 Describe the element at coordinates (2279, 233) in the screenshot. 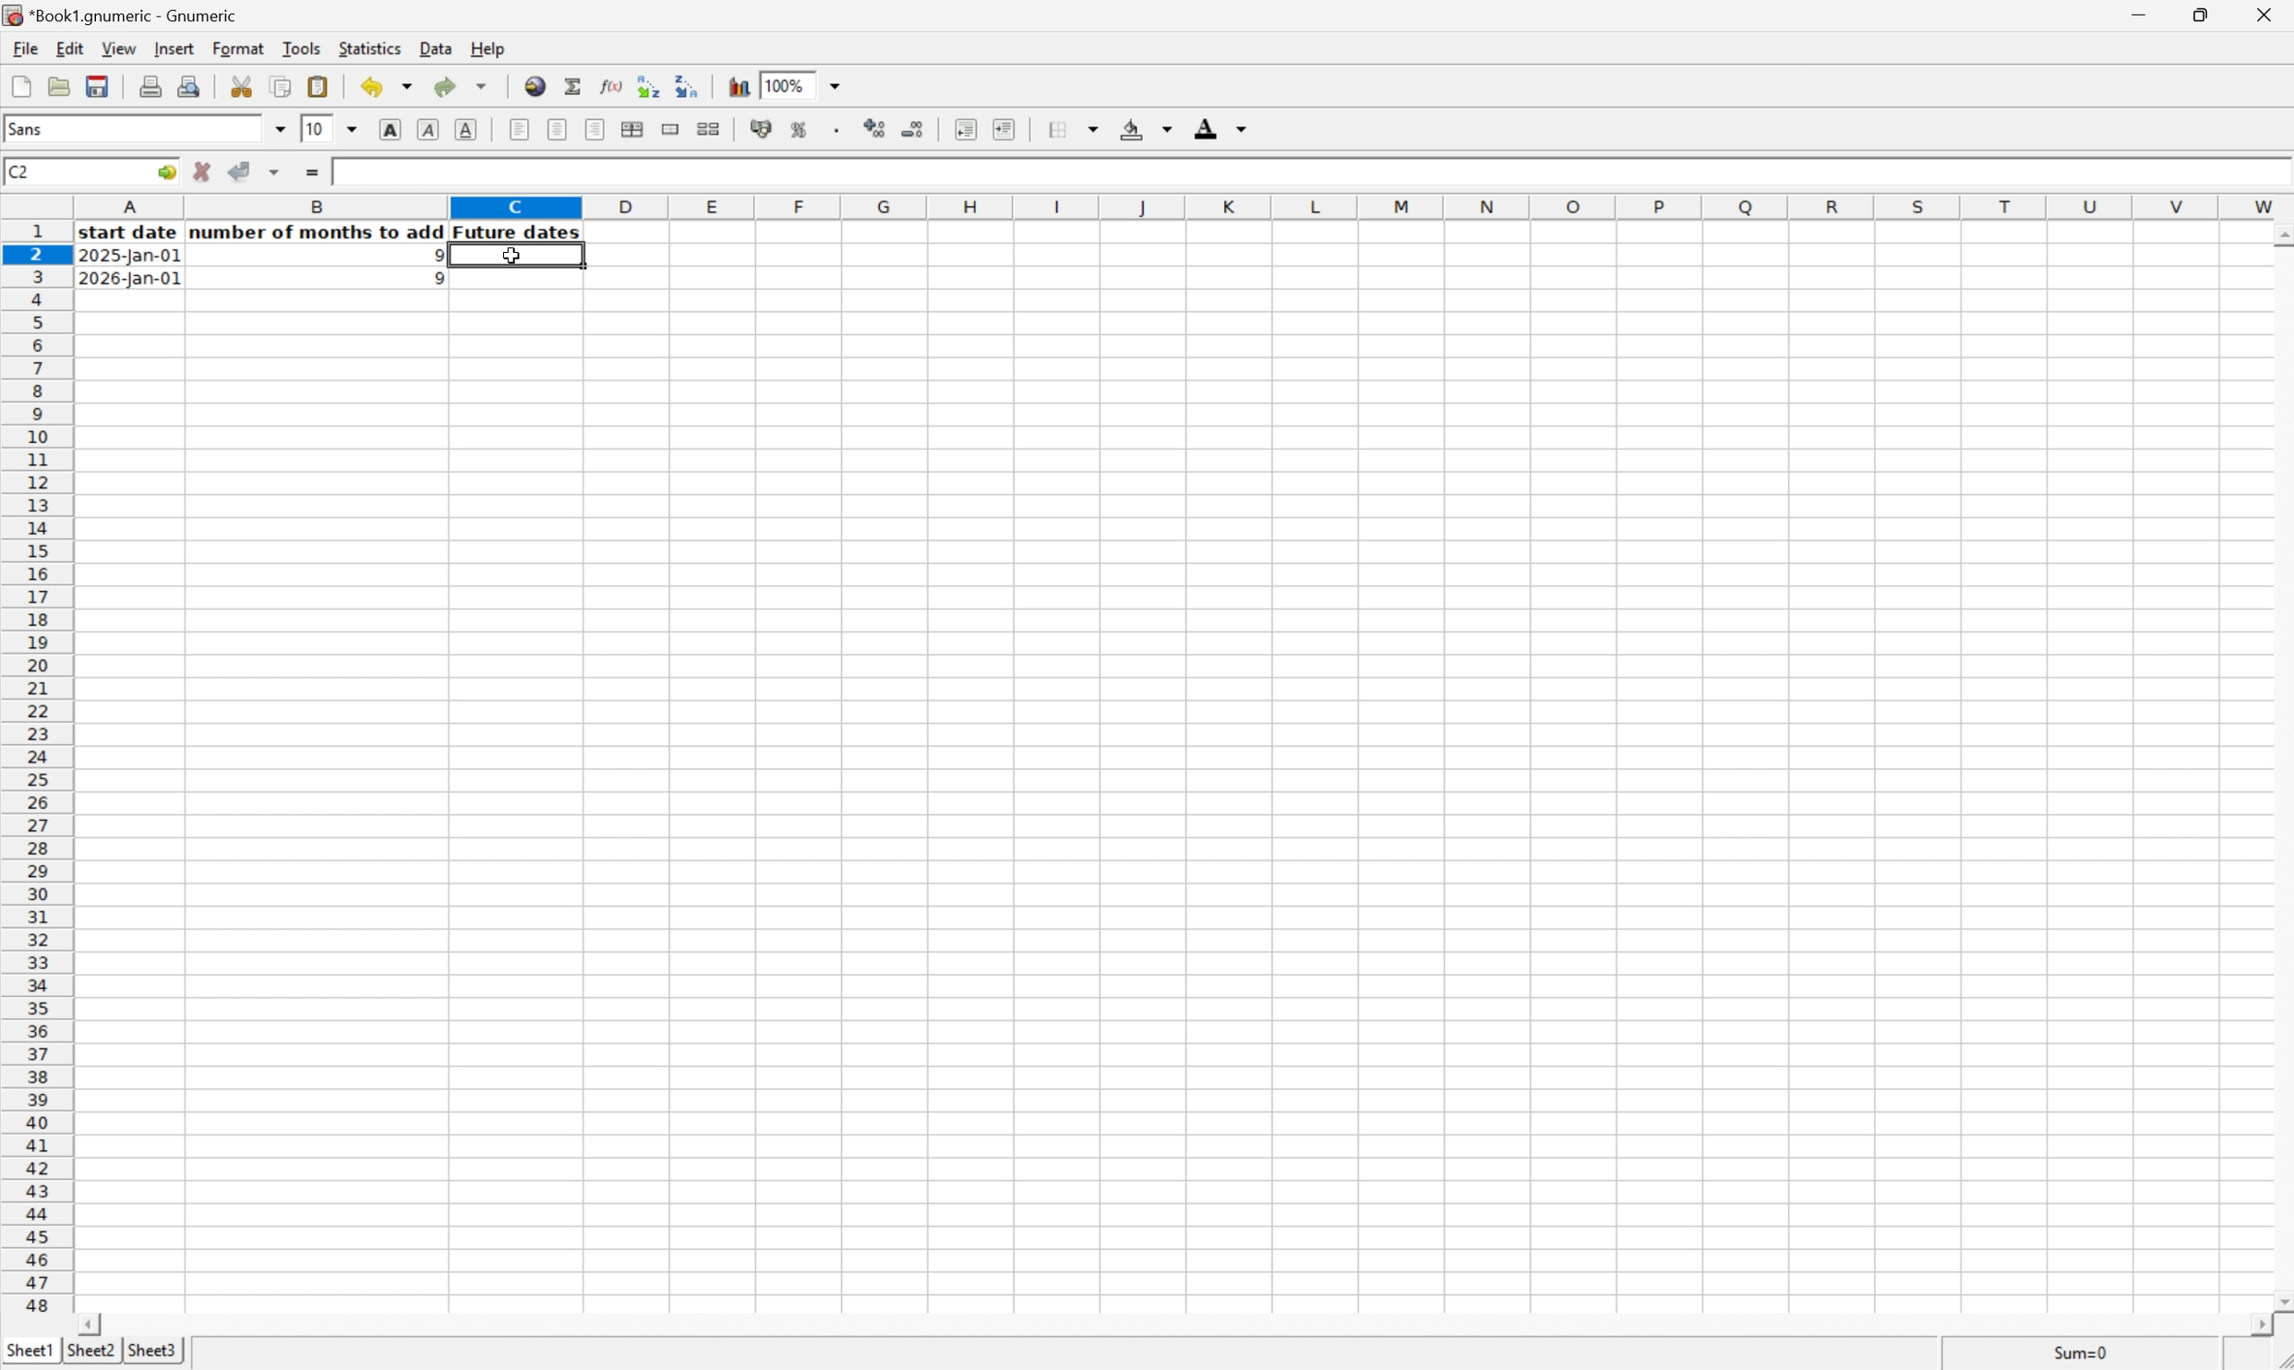

I see `Scroll Up` at that location.